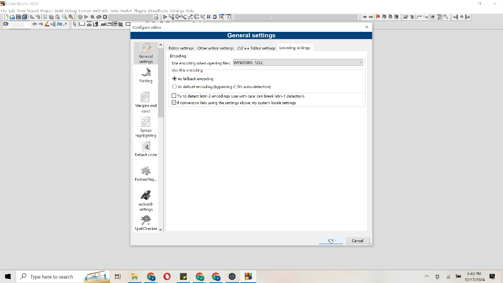 The height and width of the screenshot is (283, 503). Describe the element at coordinates (7, 276) in the screenshot. I see `Windows` at that location.